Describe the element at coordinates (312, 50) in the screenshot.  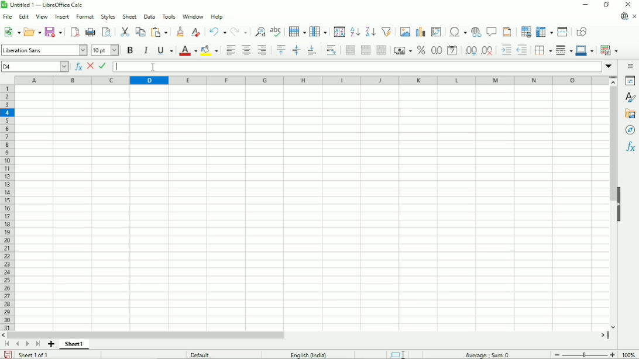
I see `Align bottom` at that location.